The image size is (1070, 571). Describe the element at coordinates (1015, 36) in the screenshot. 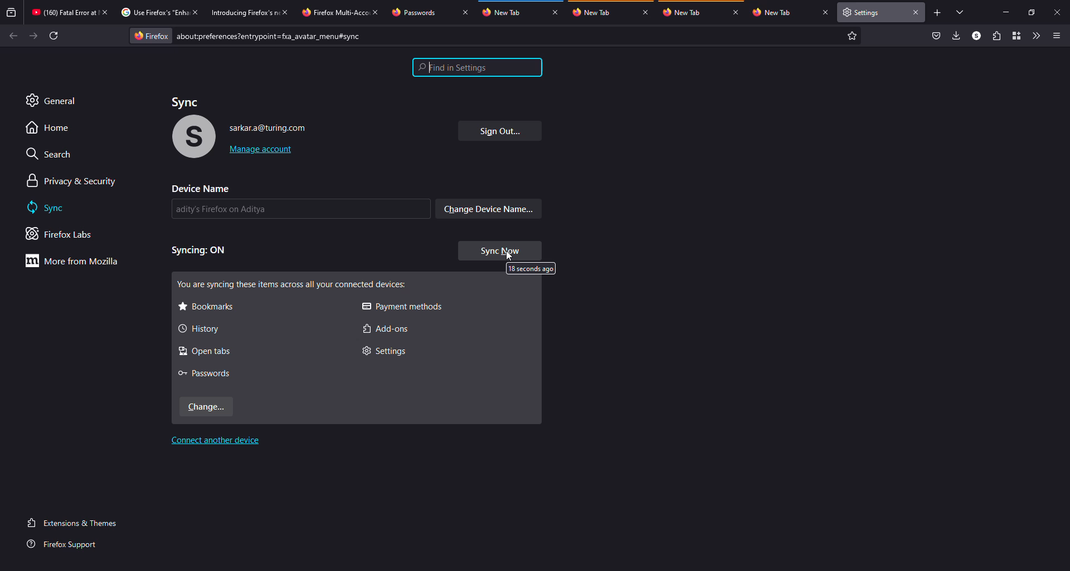

I see `container` at that location.